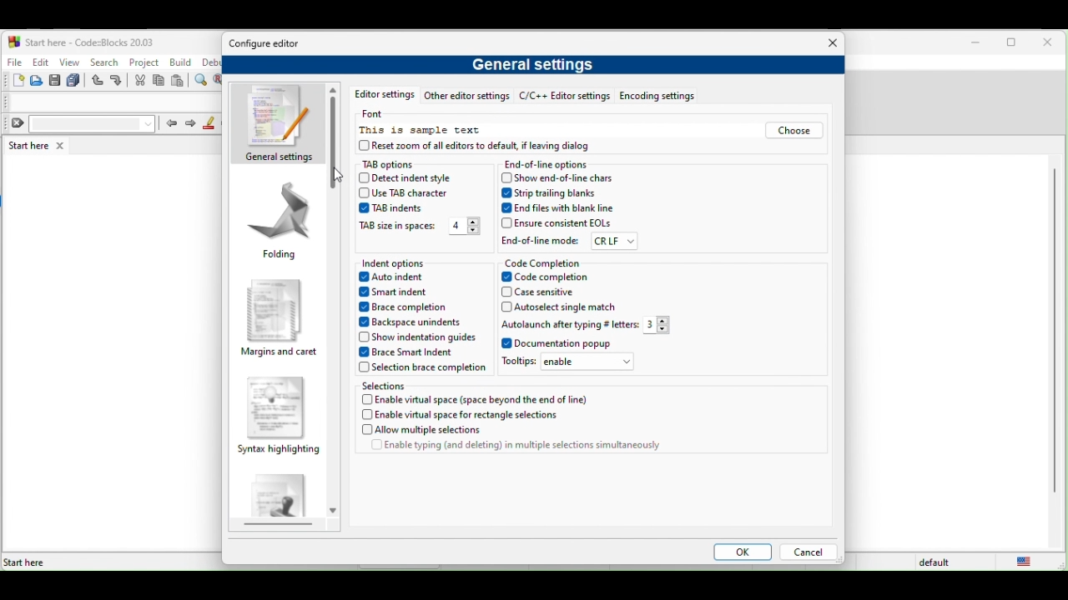 The image size is (1068, 600). What do you see at coordinates (278, 497) in the screenshot?
I see `default code` at bounding box center [278, 497].